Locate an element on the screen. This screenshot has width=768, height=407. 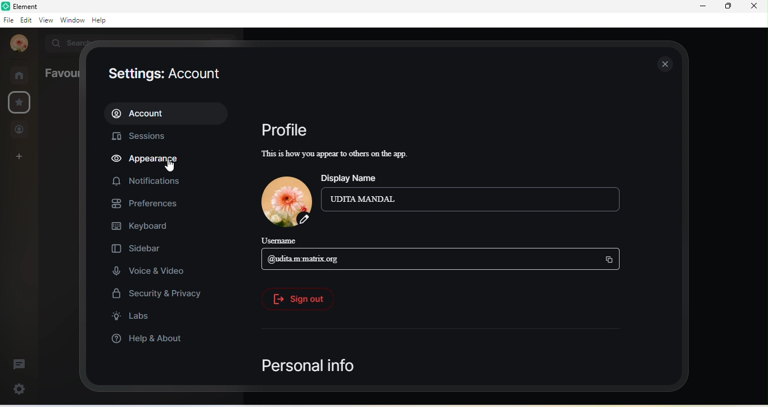
cursor movement is located at coordinates (168, 165).